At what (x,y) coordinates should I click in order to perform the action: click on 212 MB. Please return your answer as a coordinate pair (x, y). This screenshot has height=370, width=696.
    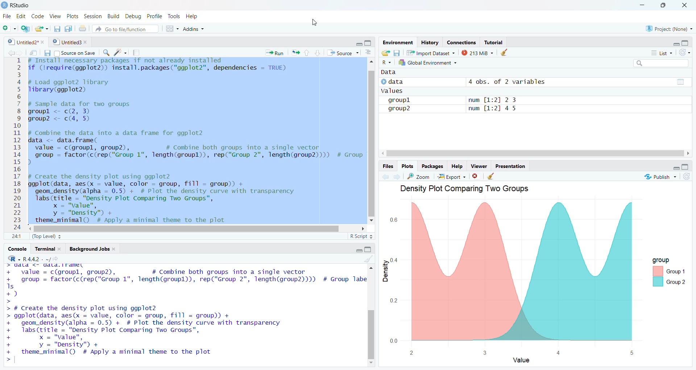
    Looking at the image, I should click on (478, 53).